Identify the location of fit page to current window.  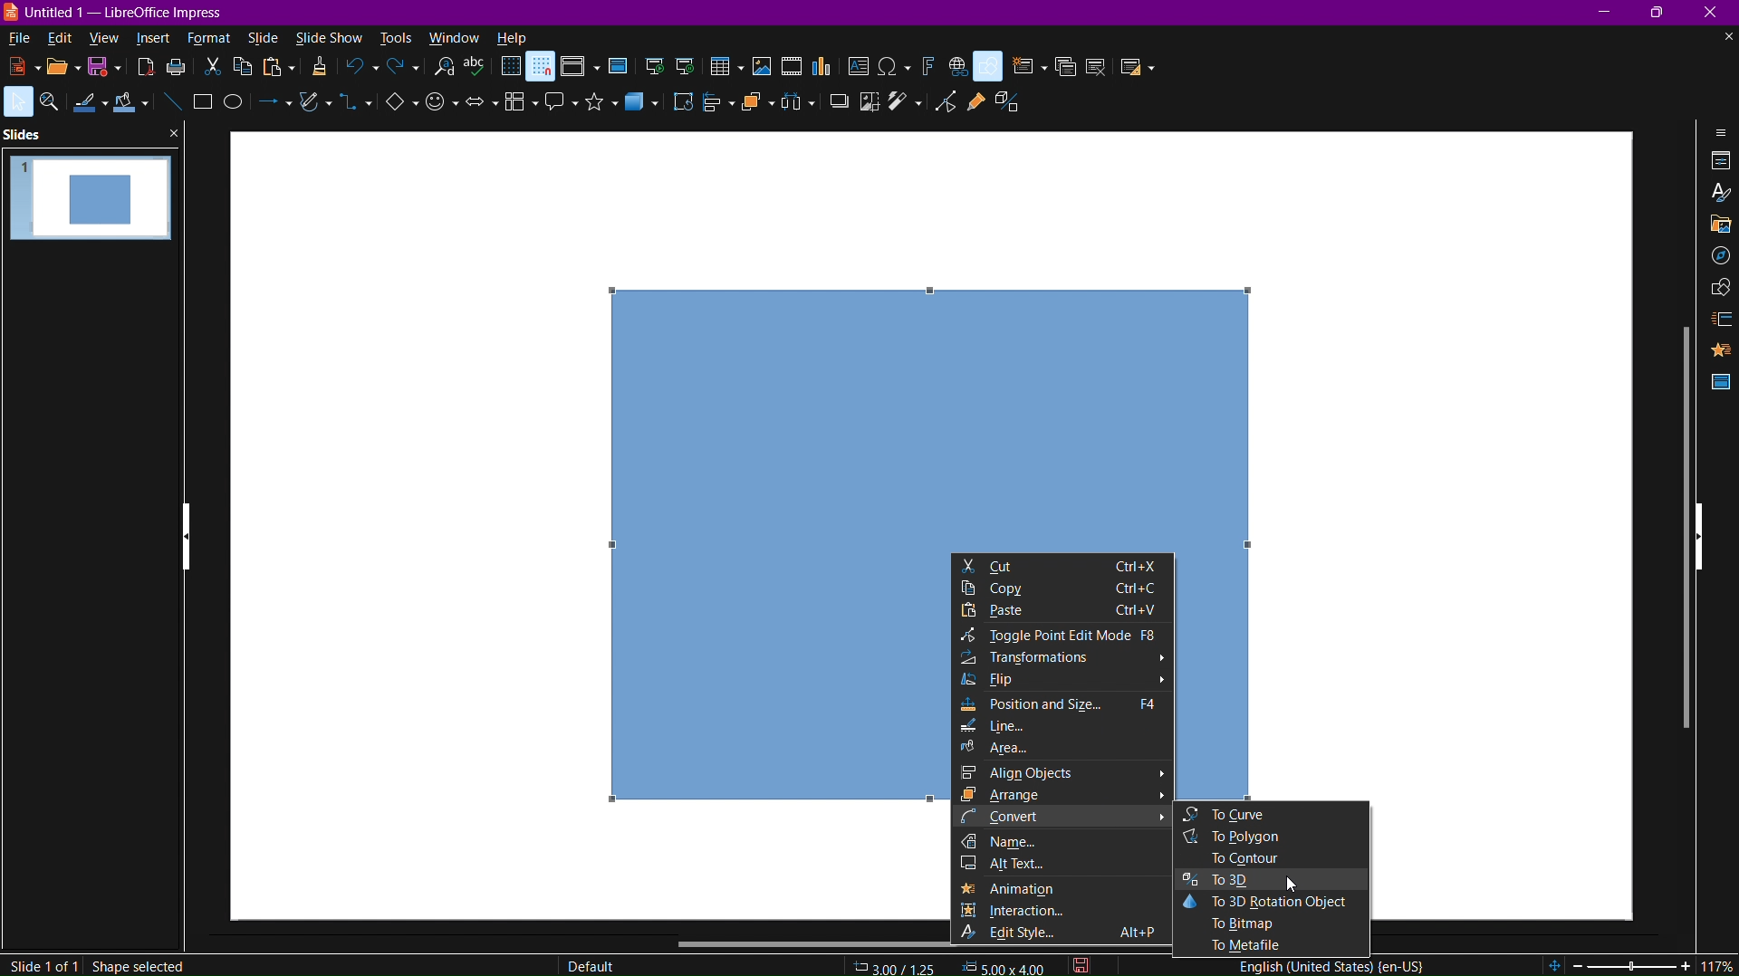
(1554, 965).